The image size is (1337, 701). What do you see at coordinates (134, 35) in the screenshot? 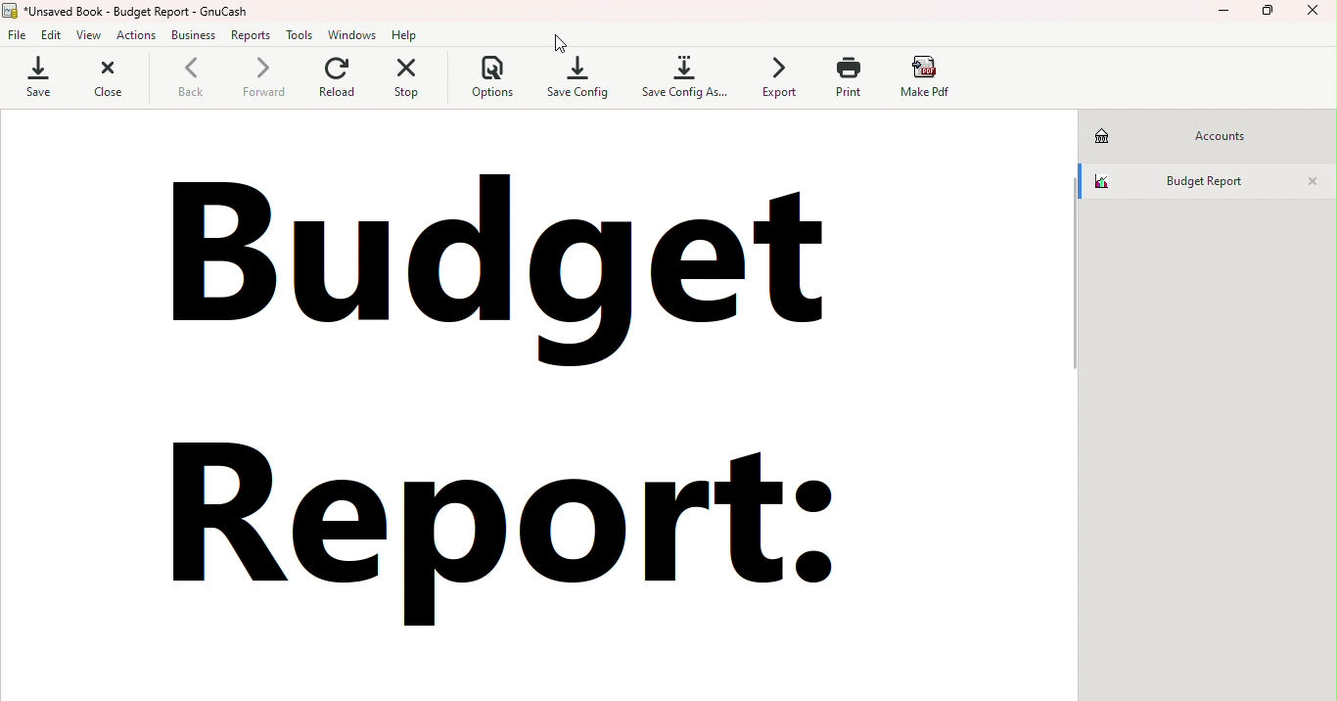
I see `Actions` at bounding box center [134, 35].